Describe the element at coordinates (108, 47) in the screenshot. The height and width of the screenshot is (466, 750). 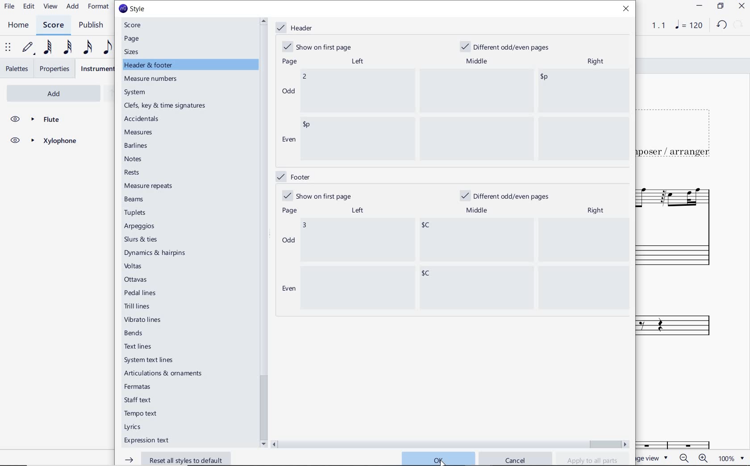
I see `EIGHTH NOTE` at that location.